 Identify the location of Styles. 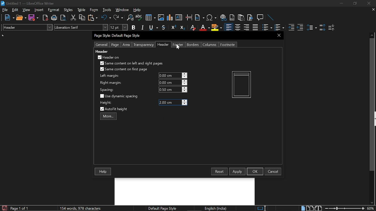
(68, 10).